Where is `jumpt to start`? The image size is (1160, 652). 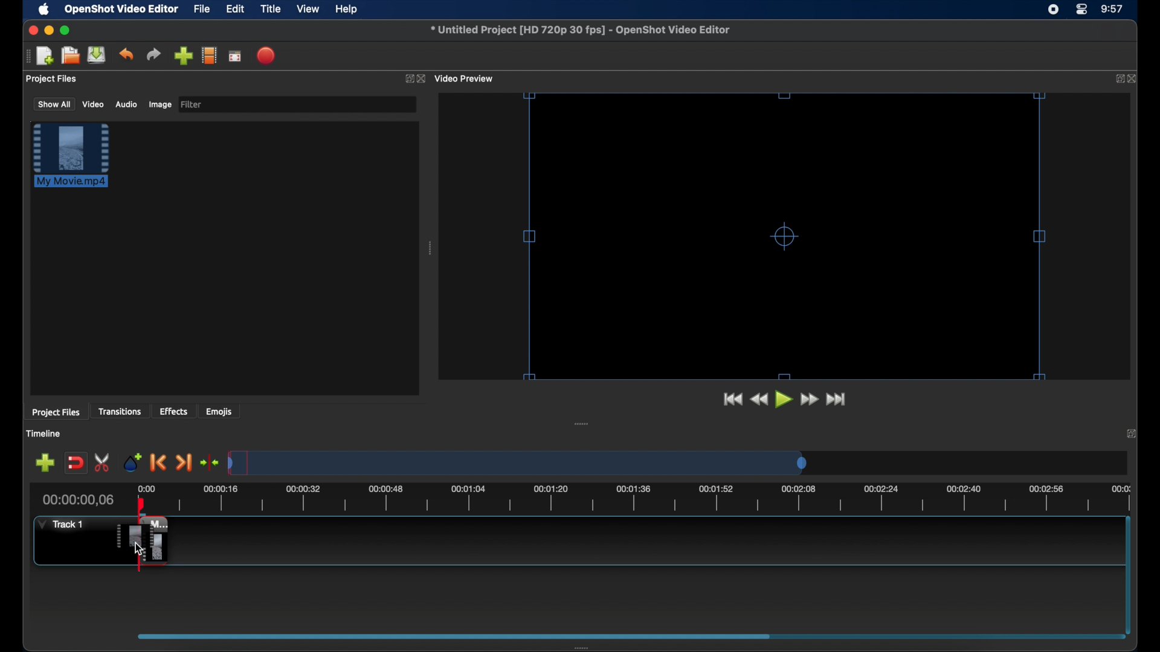
jumpt to start is located at coordinates (732, 399).